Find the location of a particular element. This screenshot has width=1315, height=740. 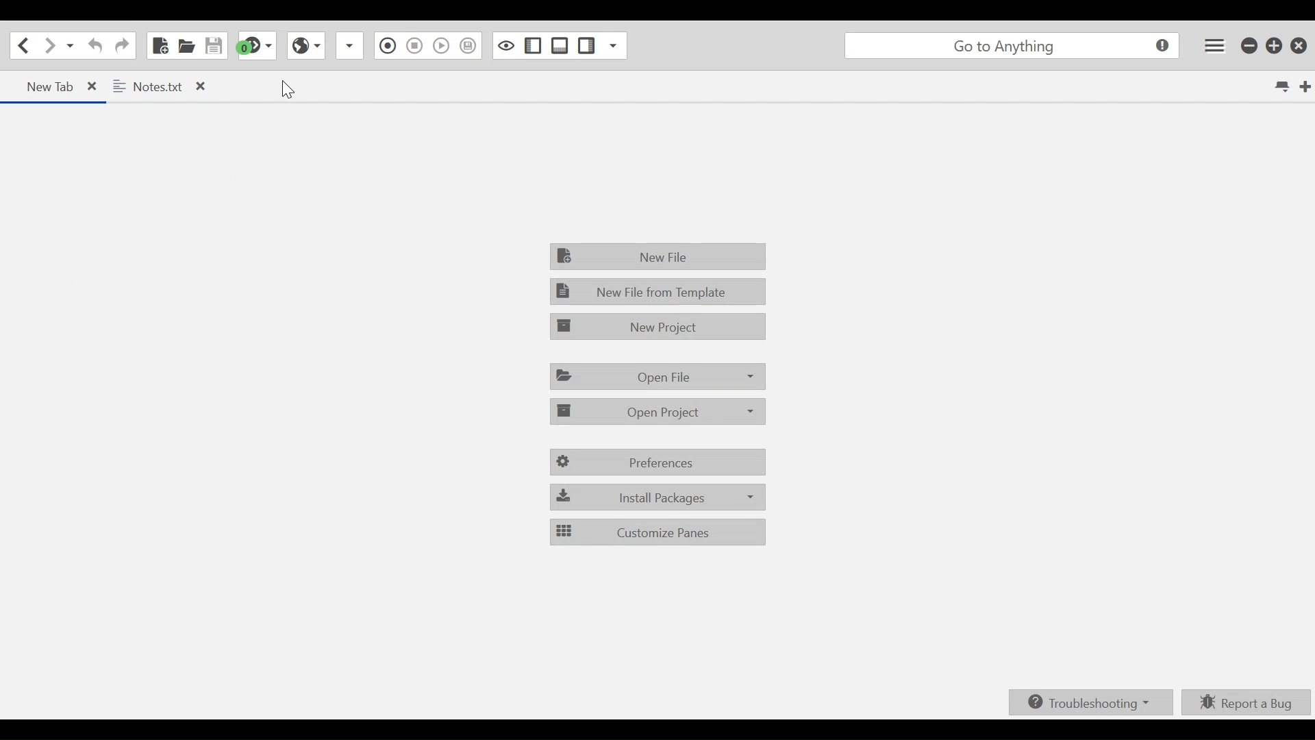

Open Tab is located at coordinates (163, 86).